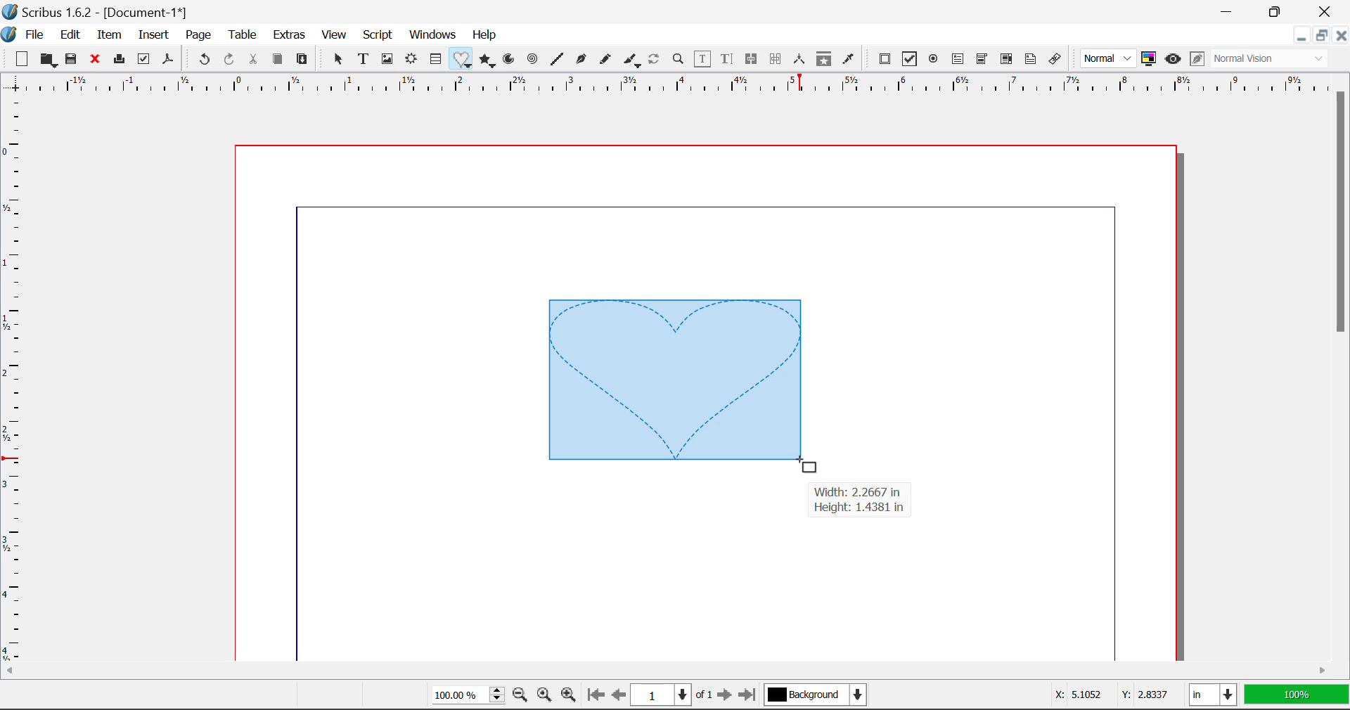  What do you see at coordinates (1271, 60) in the screenshot?
I see `Normal Vision` at bounding box center [1271, 60].